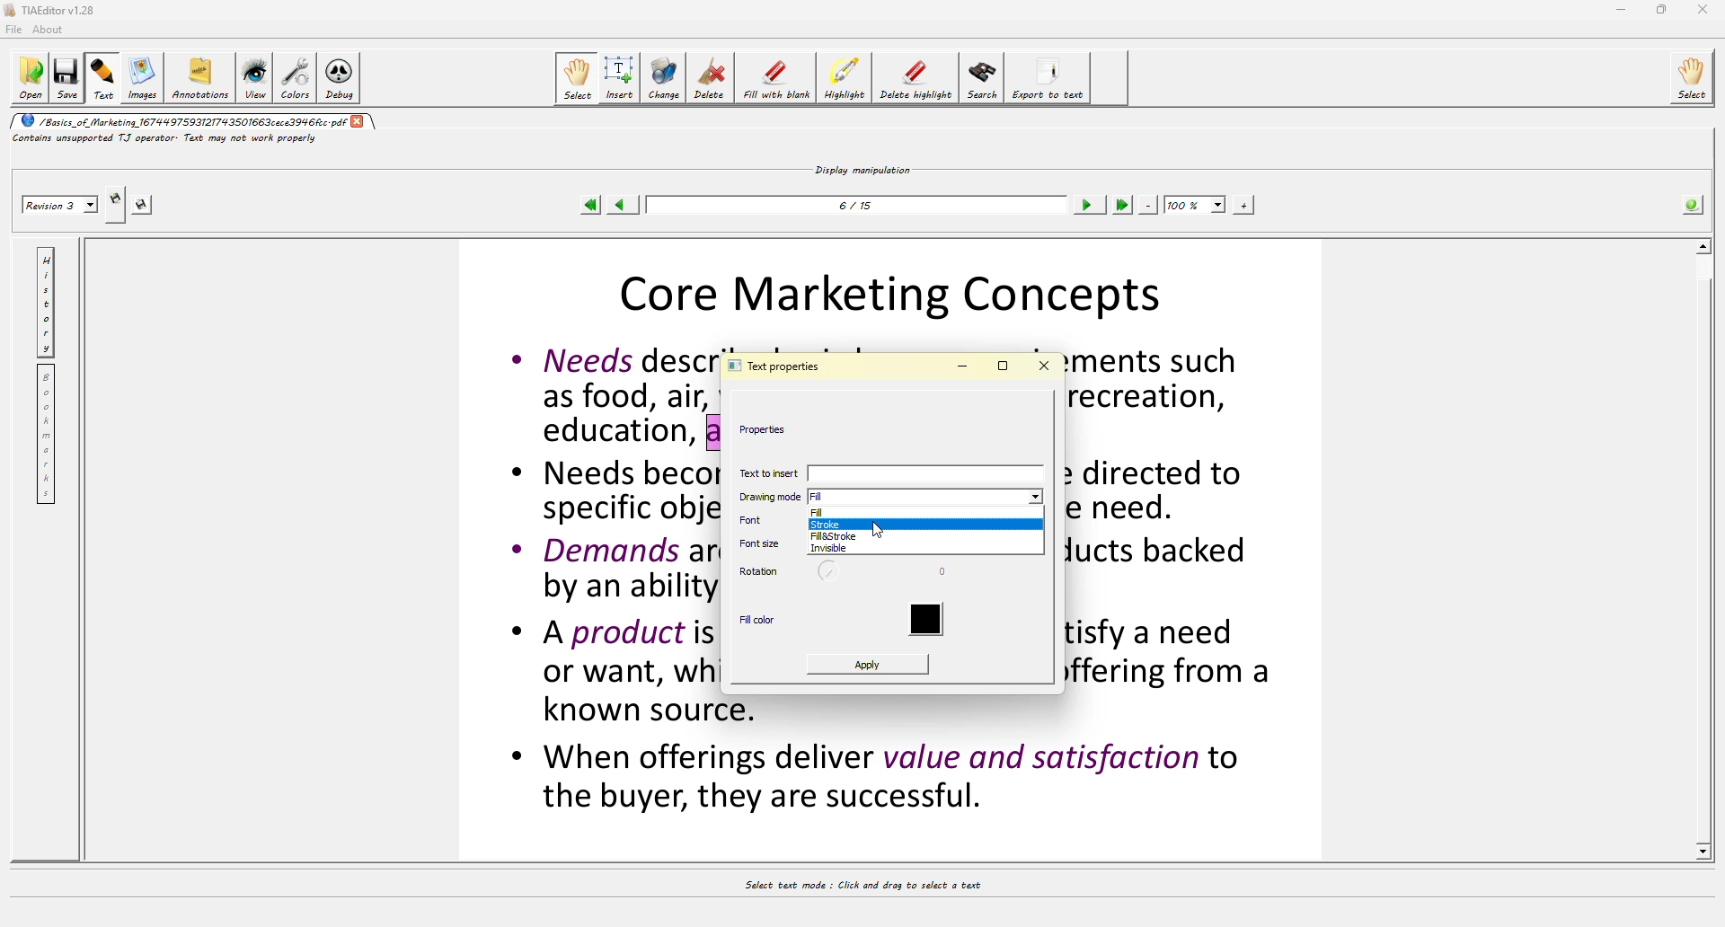 The width and height of the screenshot is (1725, 927). I want to click on next page, so click(1087, 206).